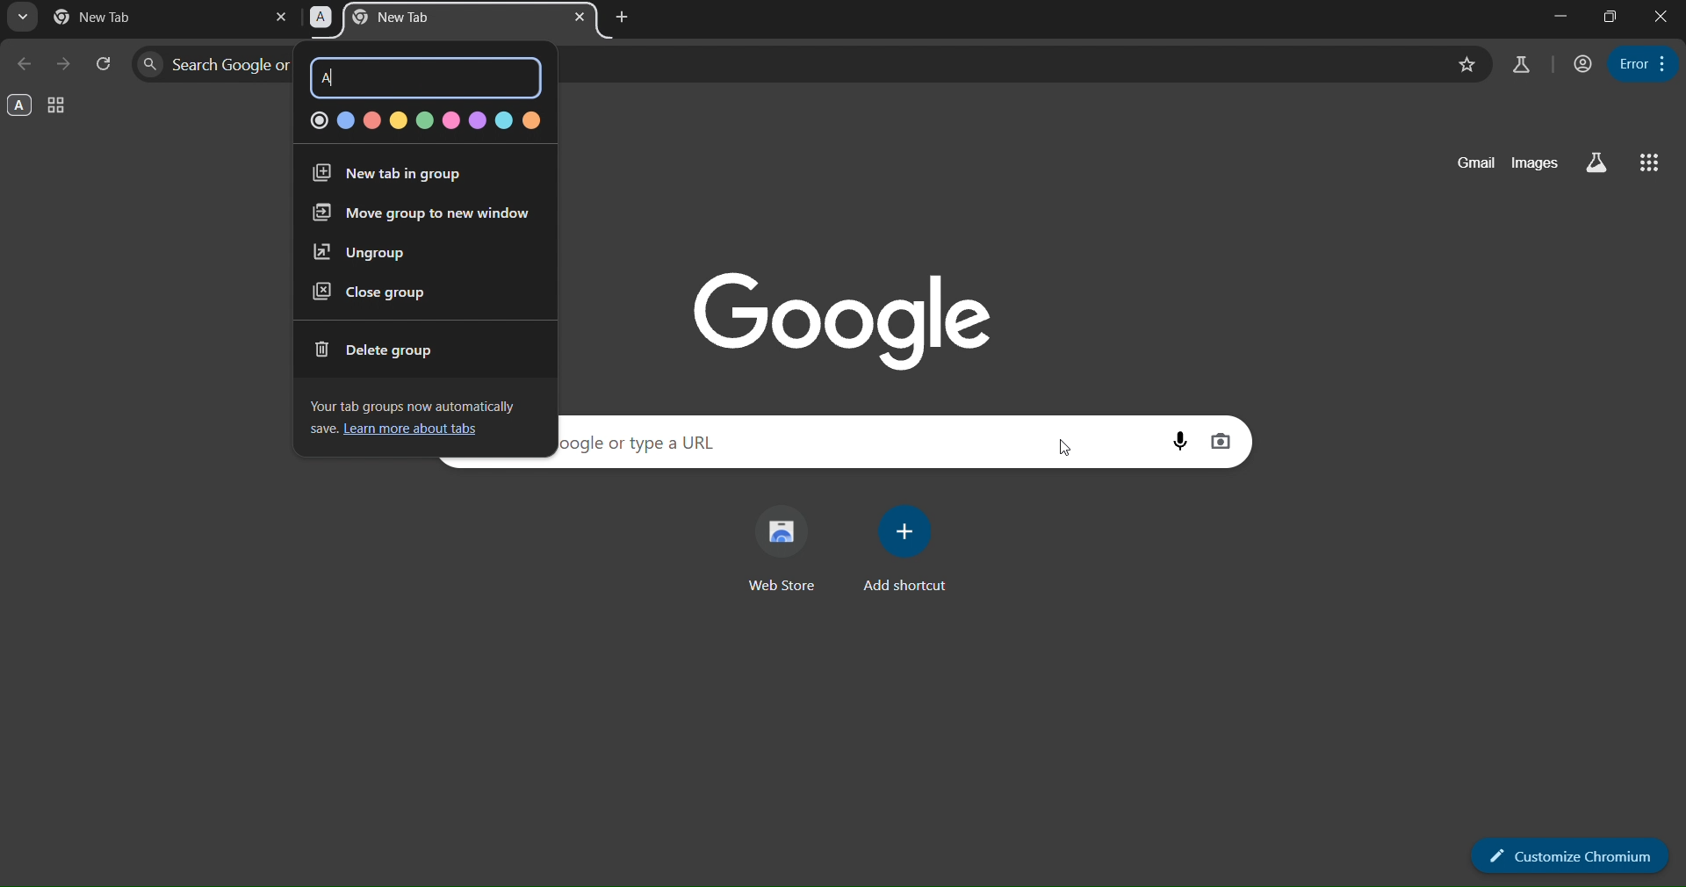 The image size is (1686, 887). I want to click on gmail, so click(1476, 163).